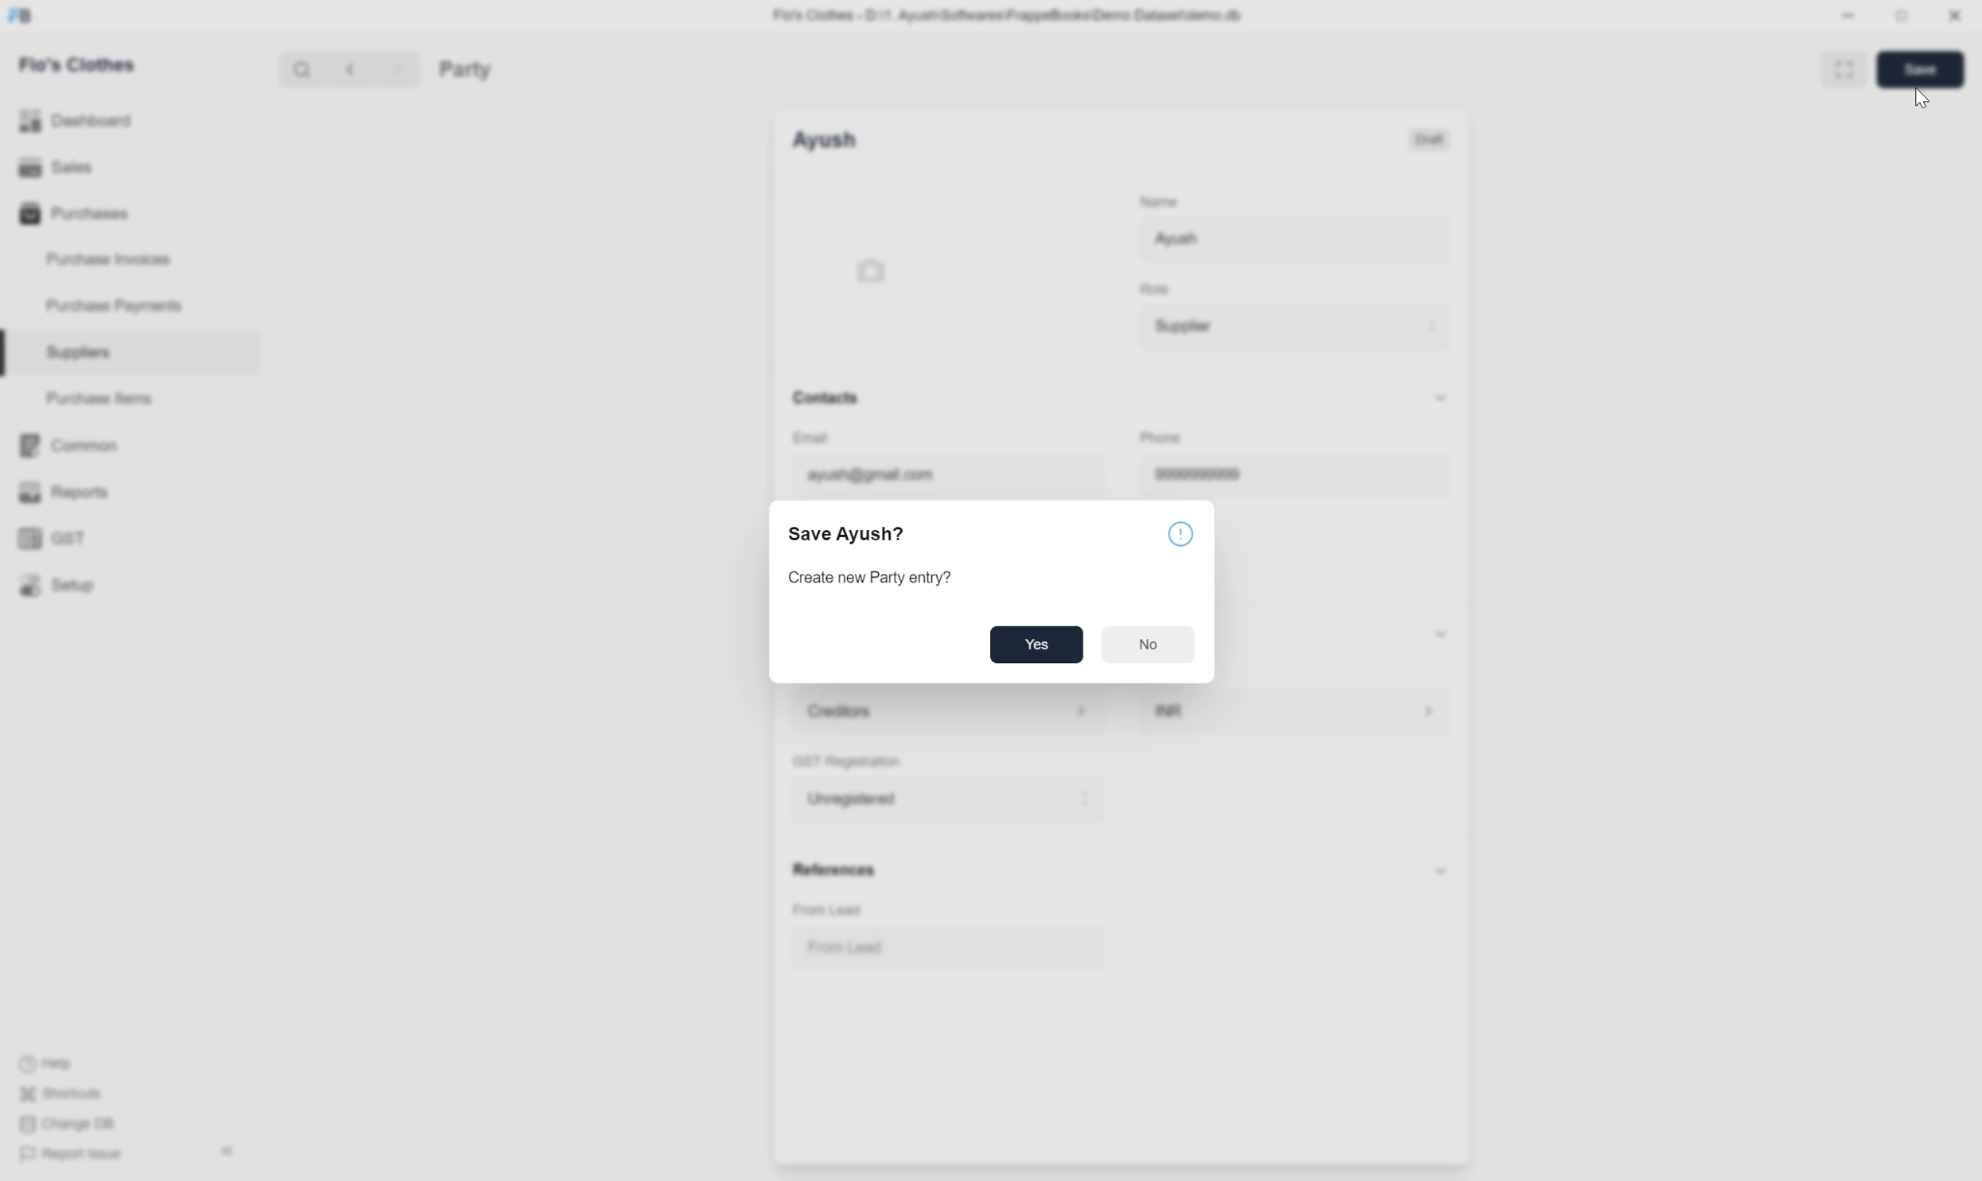 The height and width of the screenshot is (1181, 1982). What do you see at coordinates (1036, 645) in the screenshot?
I see `Yes` at bounding box center [1036, 645].